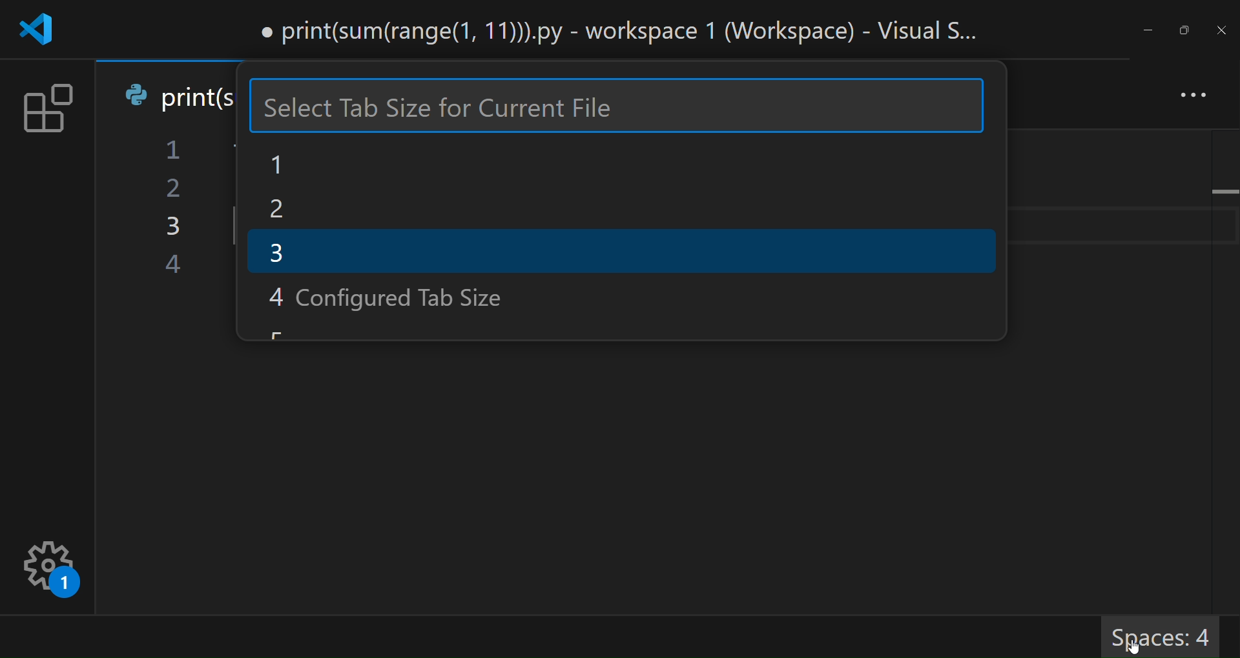 This screenshot has width=1240, height=658. I want to click on scroll bar, so click(1223, 339).